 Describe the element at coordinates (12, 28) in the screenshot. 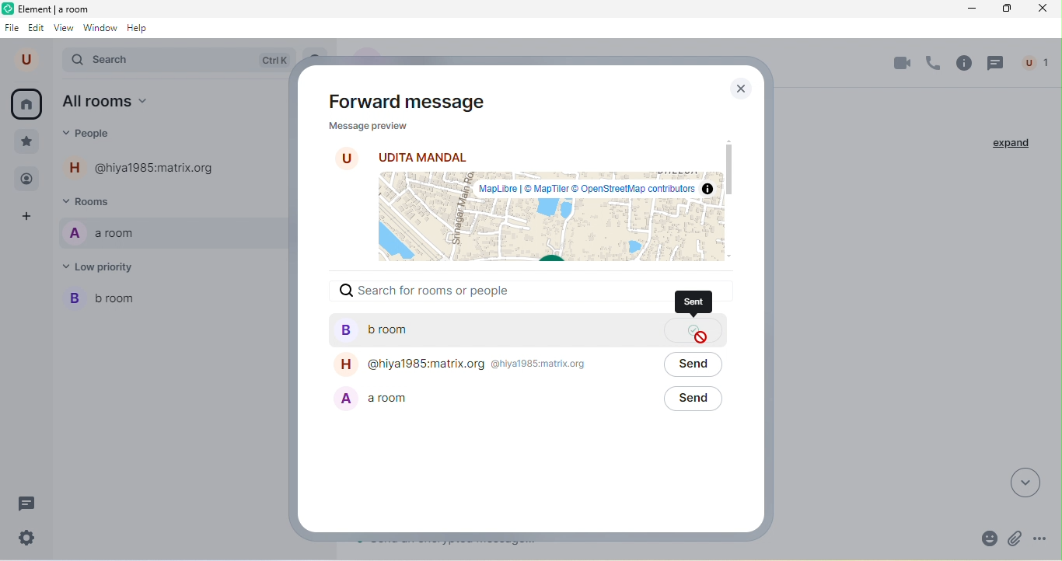

I see `file` at that location.